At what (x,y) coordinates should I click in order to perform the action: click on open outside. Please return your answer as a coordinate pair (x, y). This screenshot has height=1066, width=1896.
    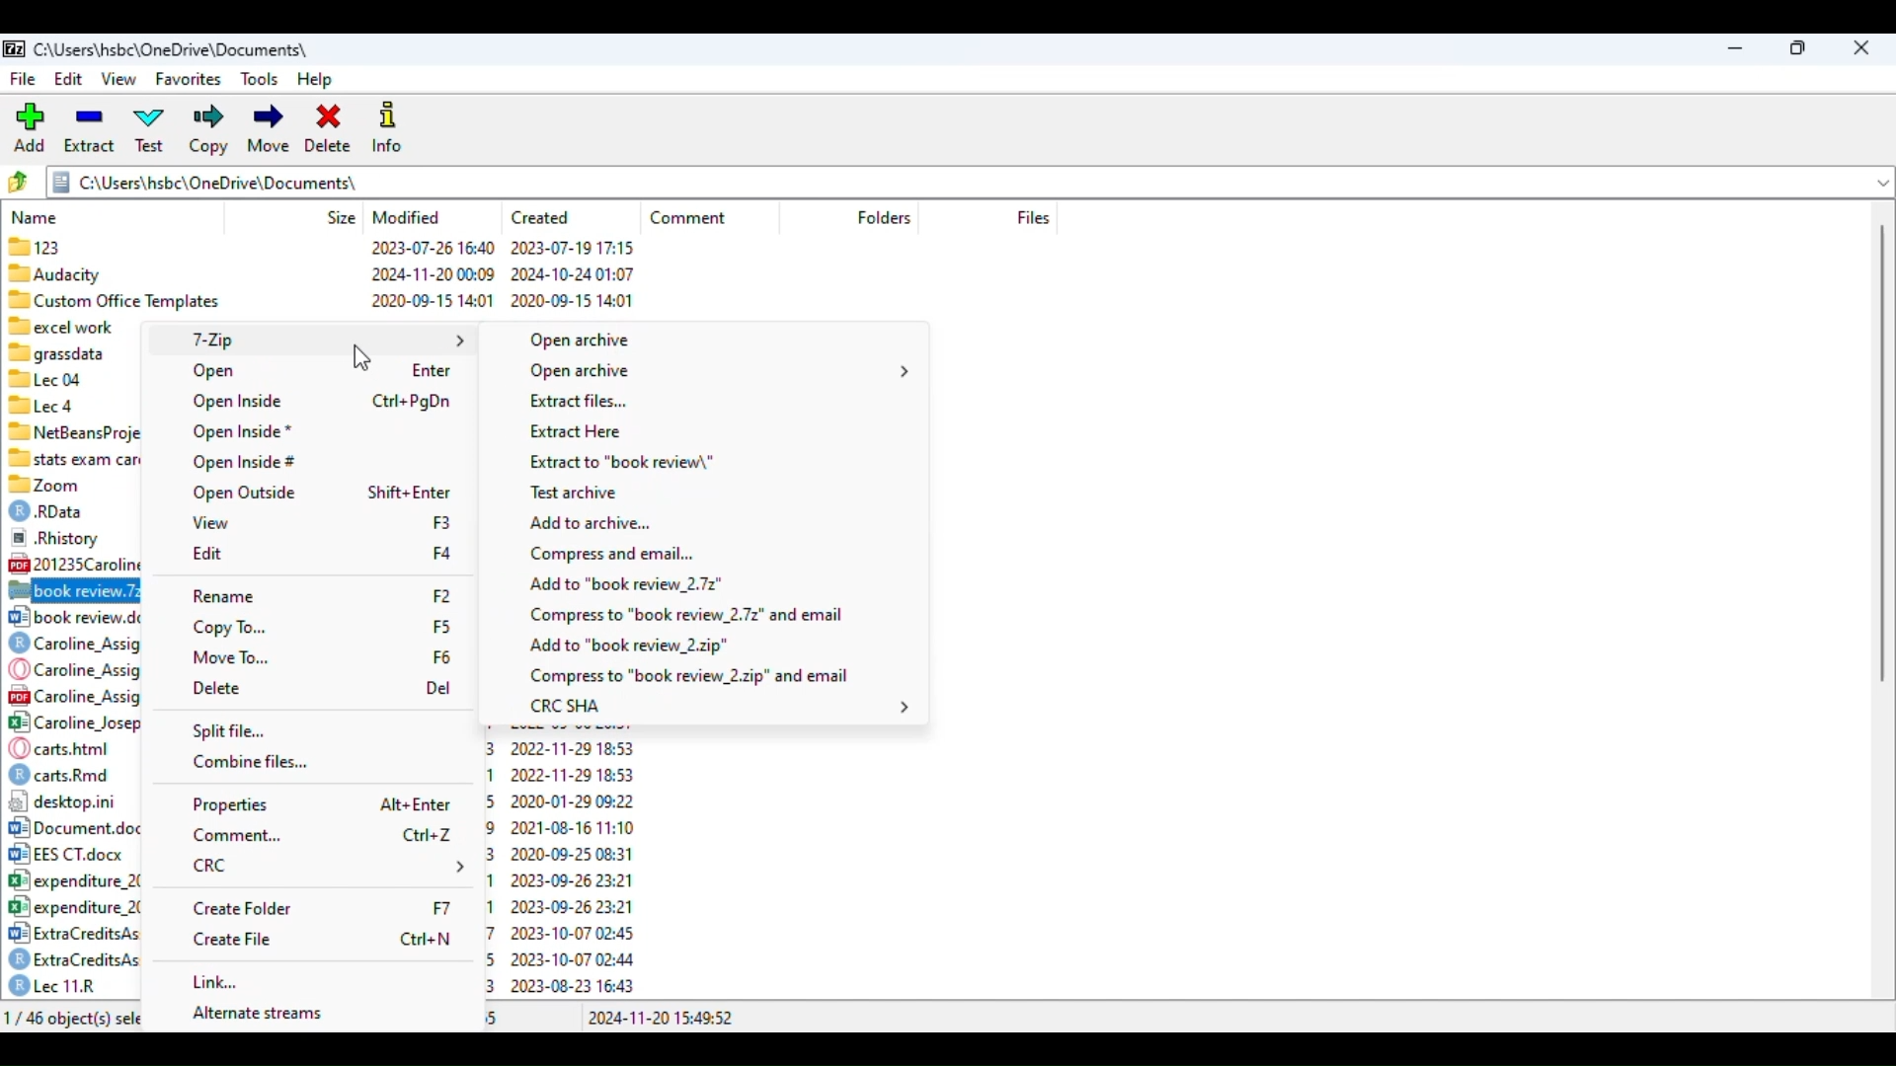
    Looking at the image, I should click on (243, 494).